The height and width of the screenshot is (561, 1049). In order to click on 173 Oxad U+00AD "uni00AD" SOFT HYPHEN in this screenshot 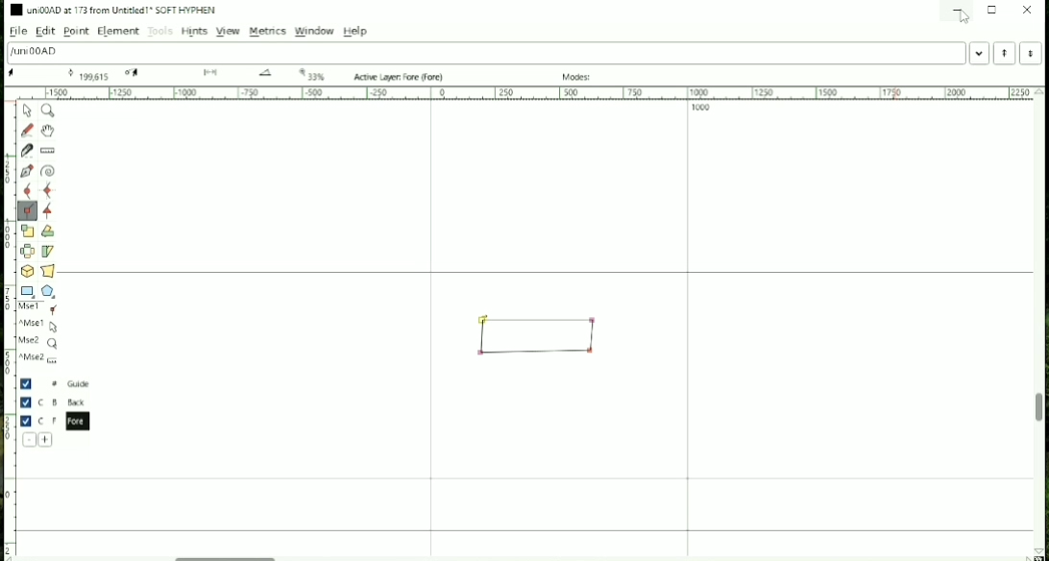, I will do `click(268, 75)`.